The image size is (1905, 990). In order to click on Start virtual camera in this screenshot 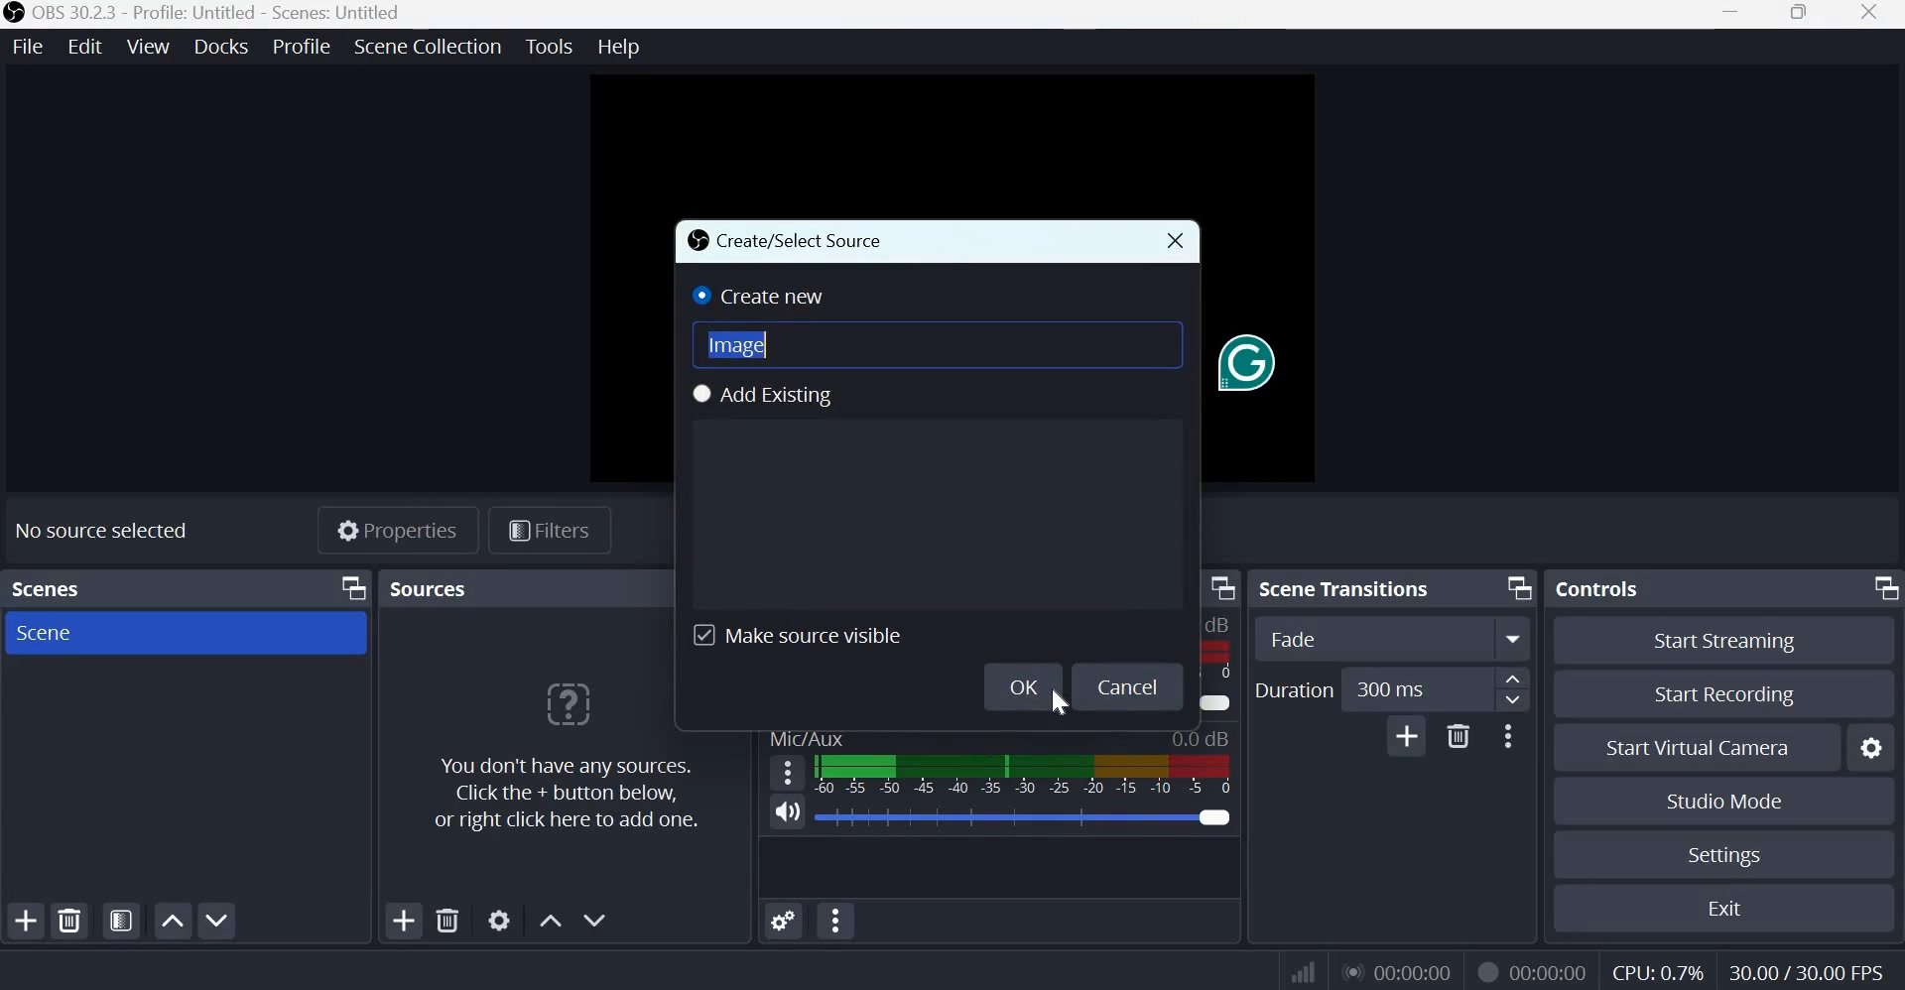, I will do `click(1713, 745)`.